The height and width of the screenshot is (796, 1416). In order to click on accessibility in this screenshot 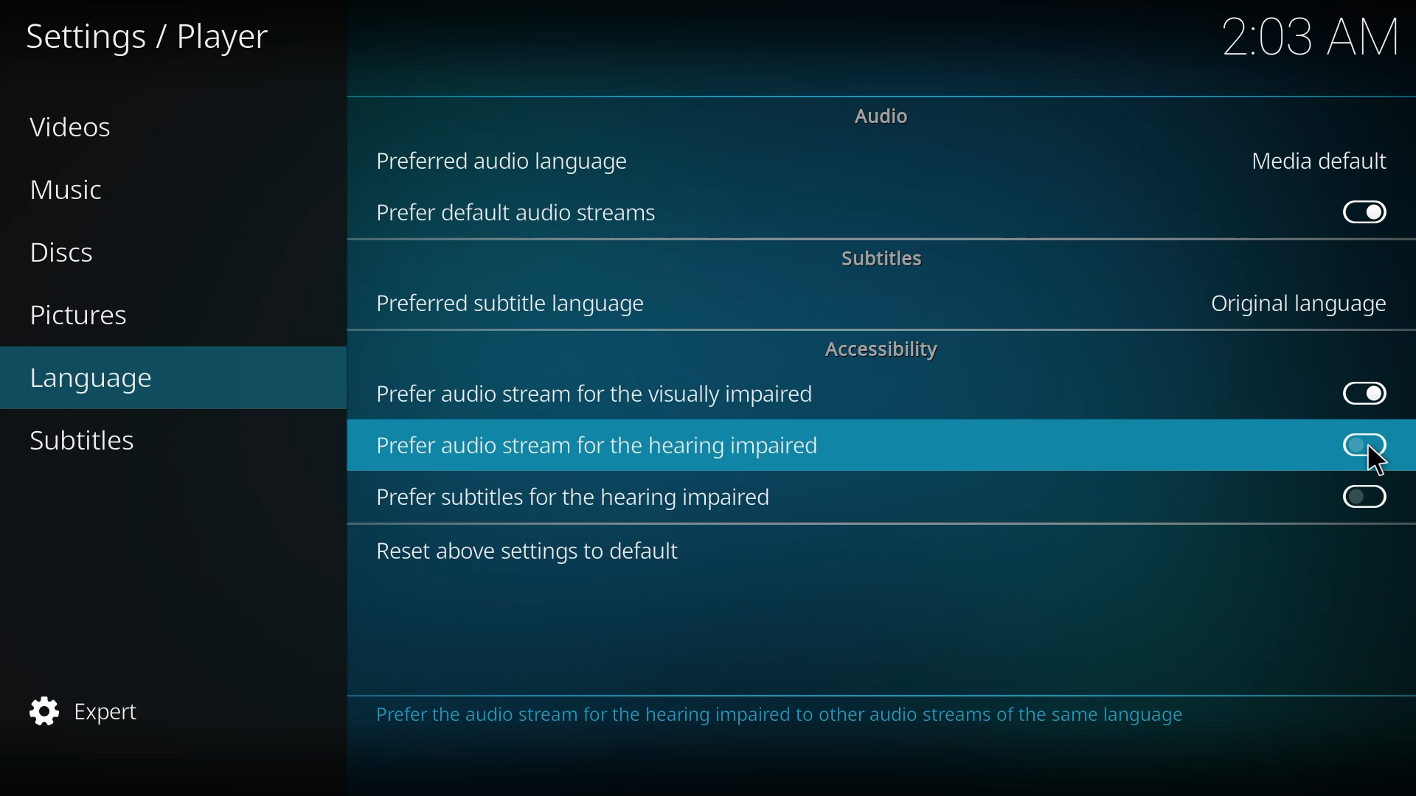, I will do `click(886, 351)`.